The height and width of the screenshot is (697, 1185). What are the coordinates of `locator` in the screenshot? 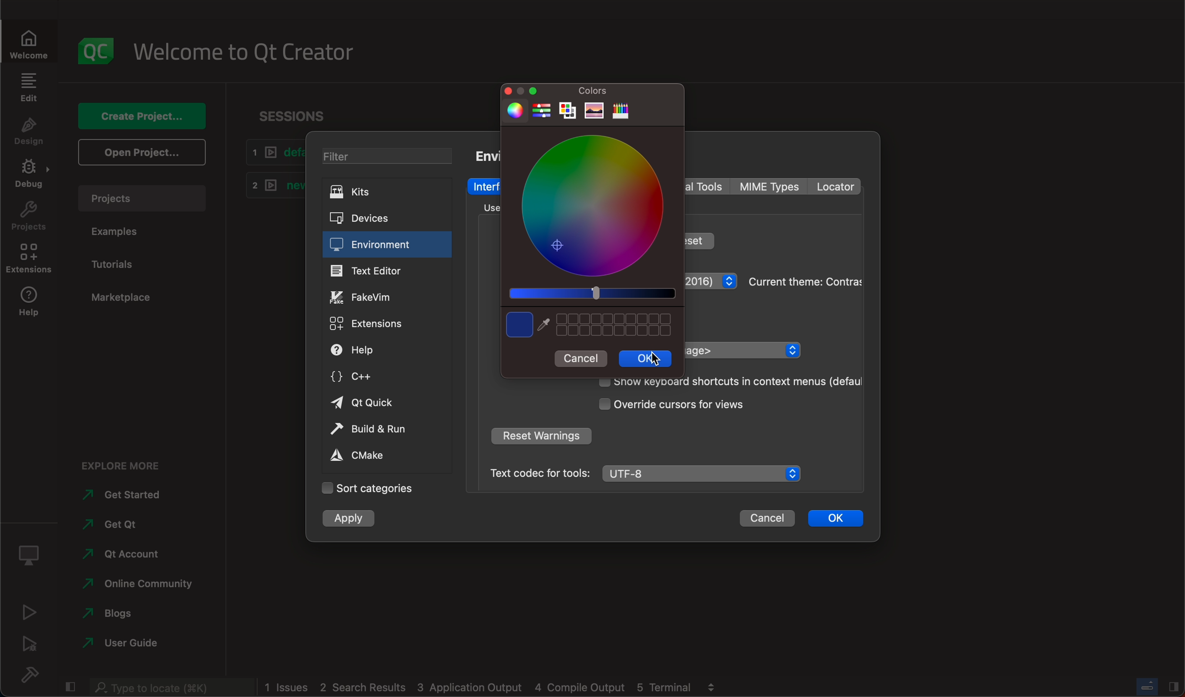 It's located at (834, 187).